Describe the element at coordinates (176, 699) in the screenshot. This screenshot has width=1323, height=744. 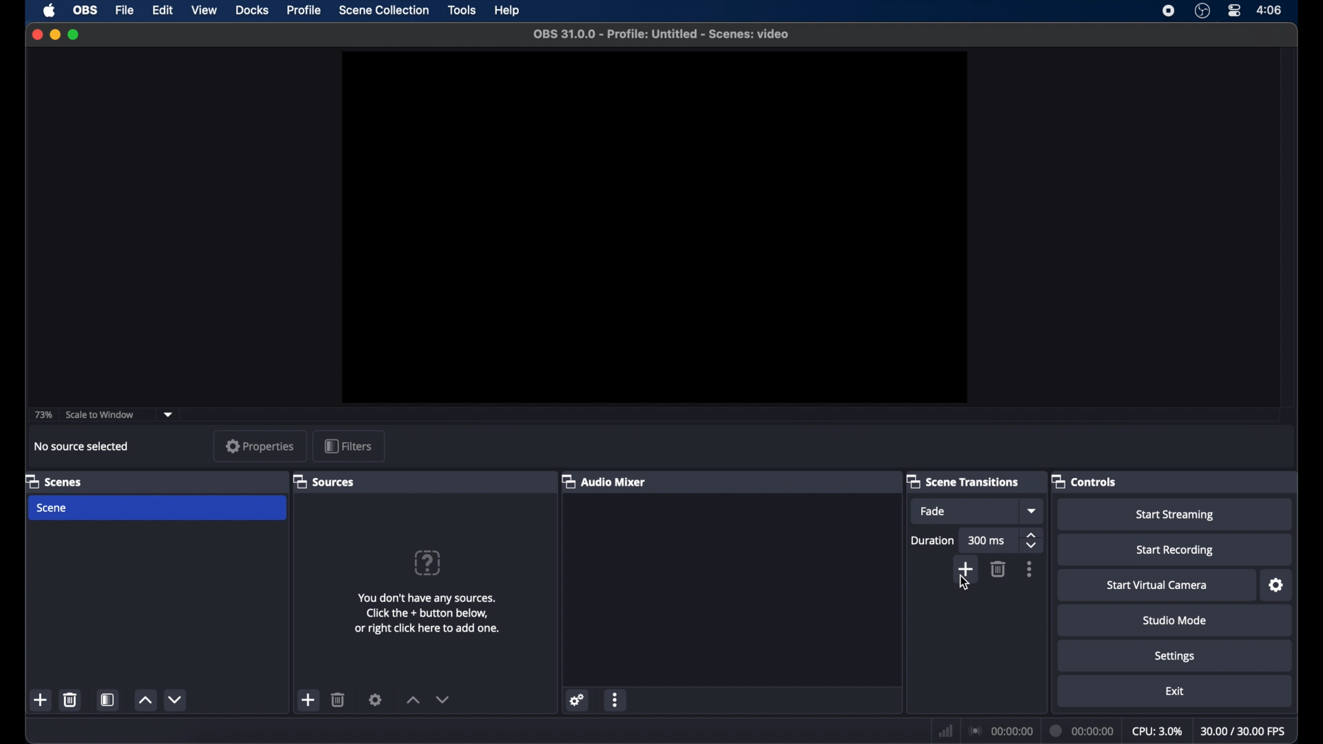
I see `decrement` at that location.